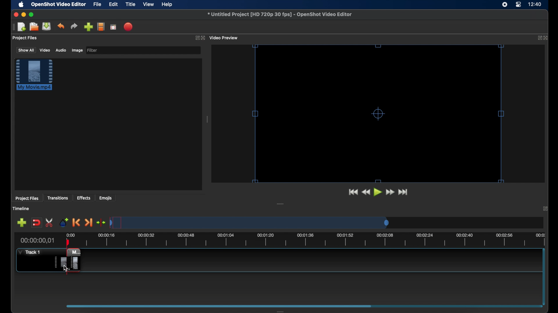 The width and height of the screenshot is (558, 313). Describe the element at coordinates (539, 38) in the screenshot. I see `expand` at that location.